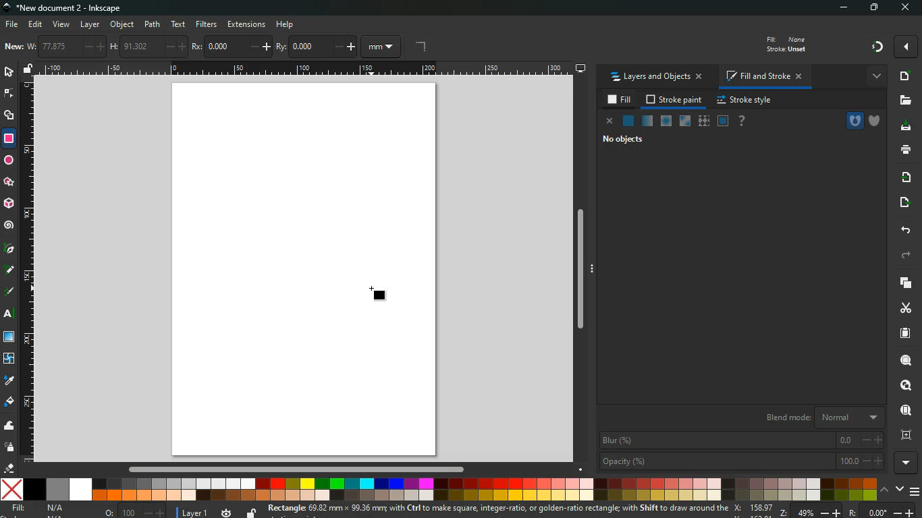 The image size is (922, 518). What do you see at coordinates (288, 25) in the screenshot?
I see `help` at bounding box center [288, 25].